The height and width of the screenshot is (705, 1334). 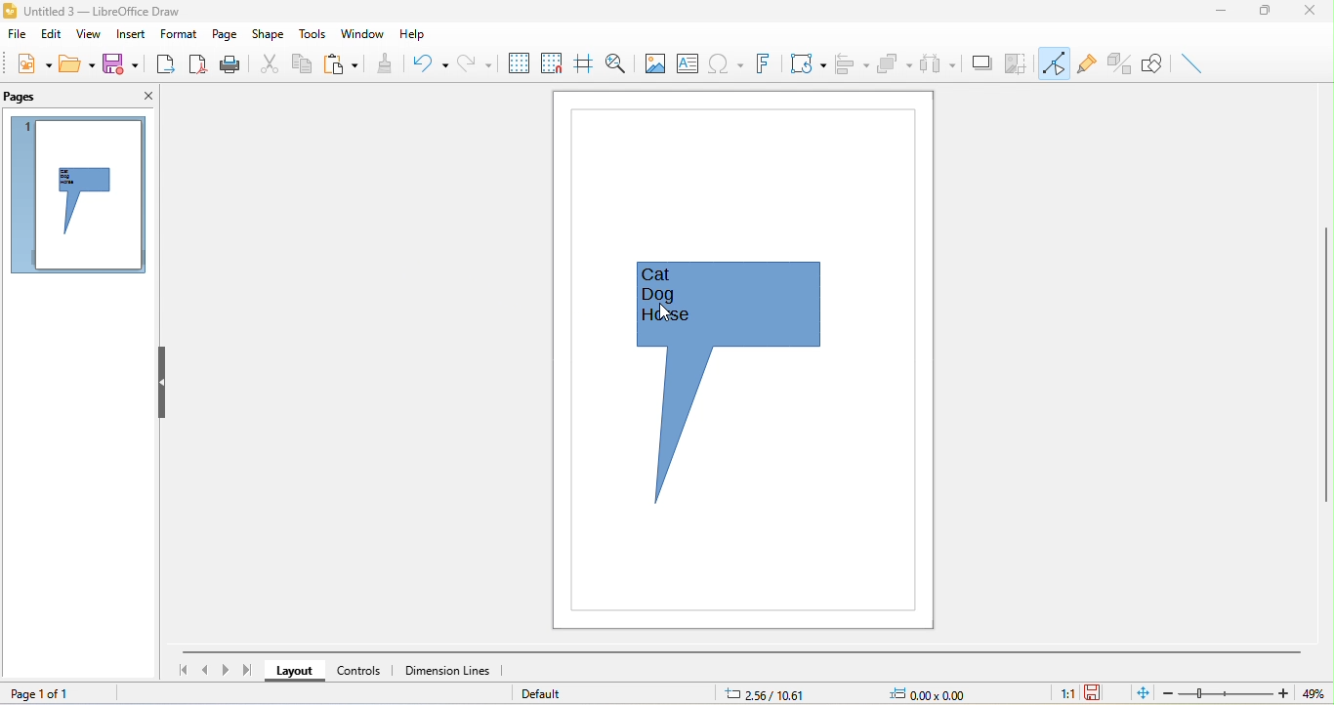 What do you see at coordinates (980, 66) in the screenshot?
I see `shadow` at bounding box center [980, 66].